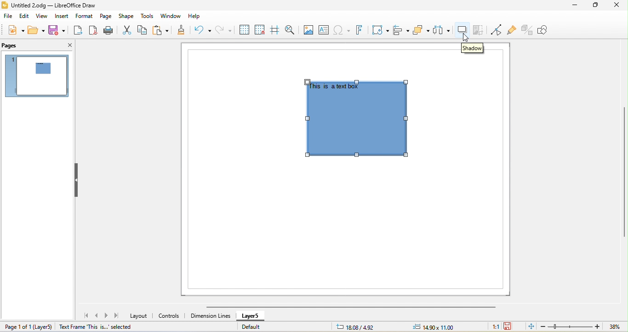 This screenshot has height=332, width=628. What do you see at coordinates (578, 6) in the screenshot?
I see `minimize` at bounding box center [578, 6].